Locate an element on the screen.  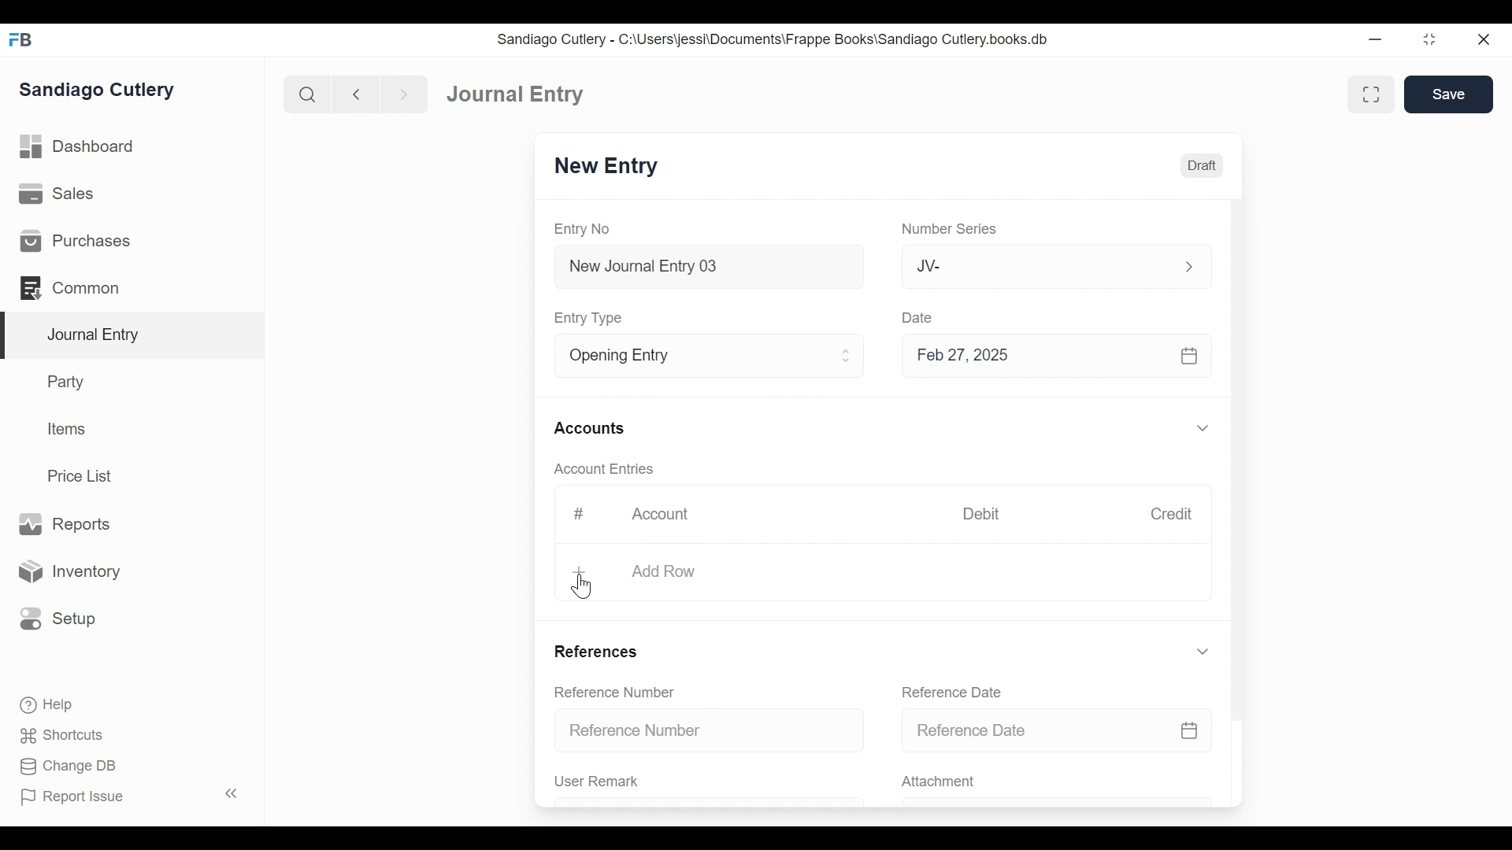
Reference Number is located at coordinates (615, 693).